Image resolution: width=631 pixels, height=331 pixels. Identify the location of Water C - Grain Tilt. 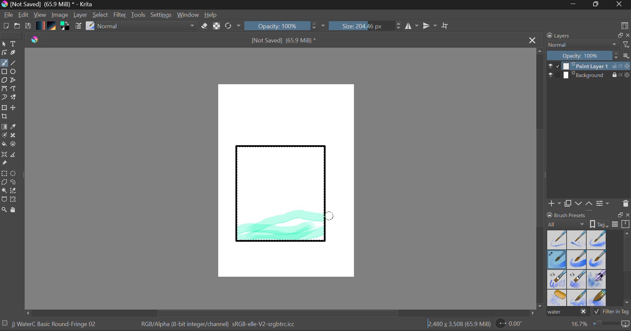
(557, 279).